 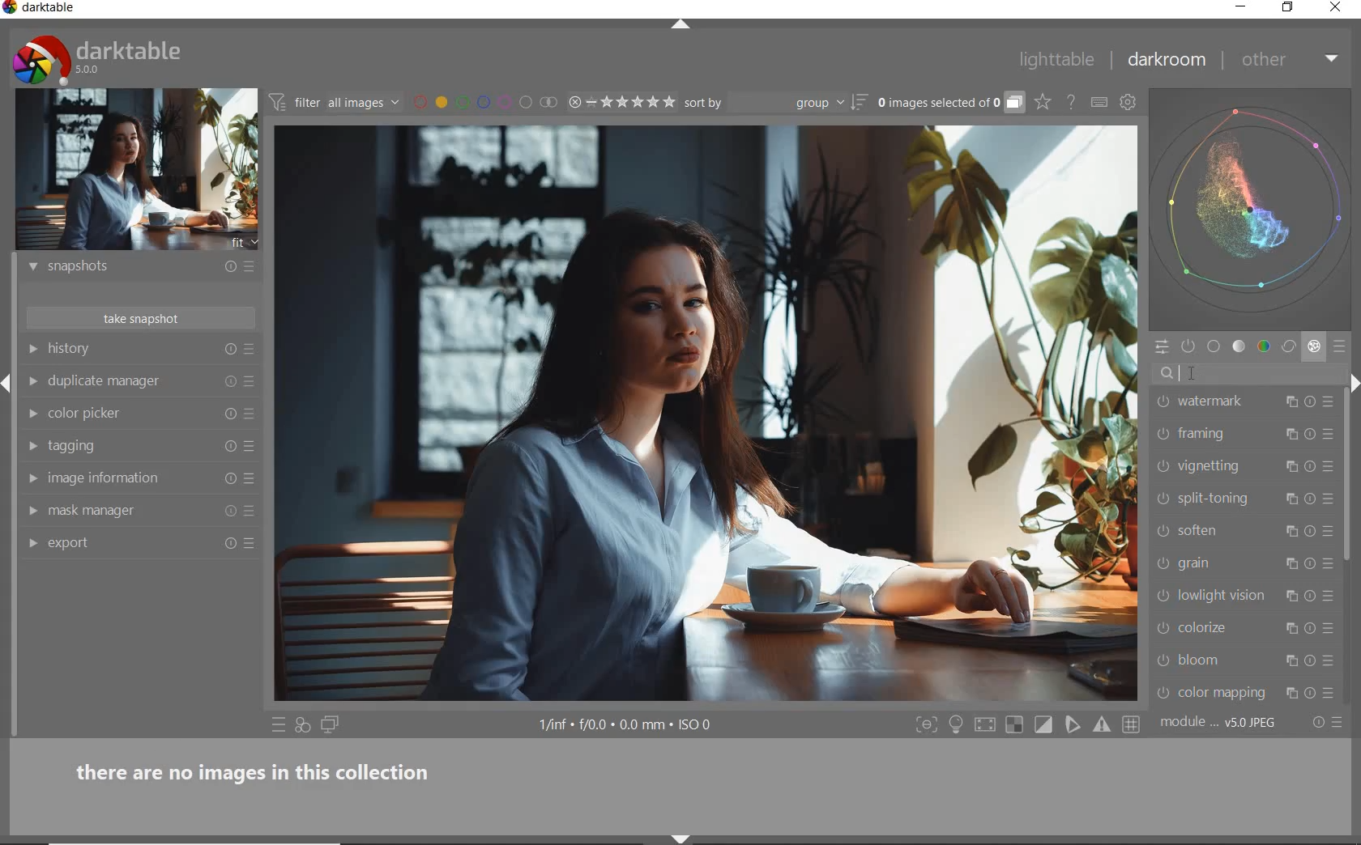 I want to click on quick access to preset, so click(x=279, y=724).